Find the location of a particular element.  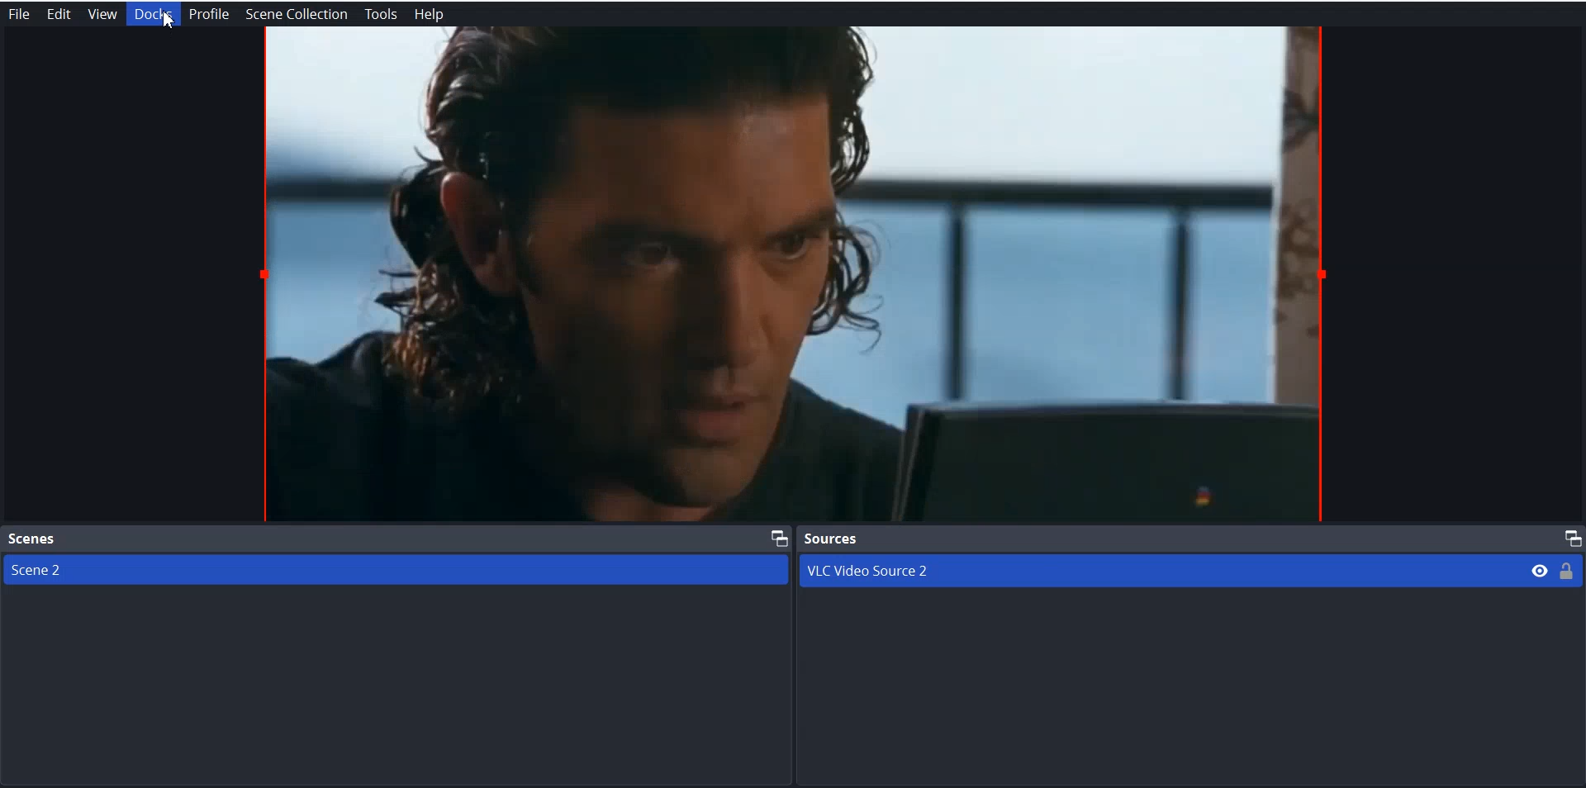

Tools is located at coordinates (381, 15).